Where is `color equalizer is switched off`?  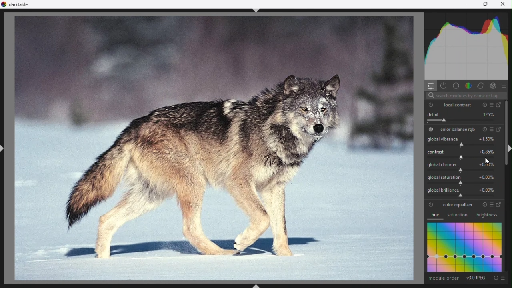 color equalizer is switched off is located at coordinates (432, 205).